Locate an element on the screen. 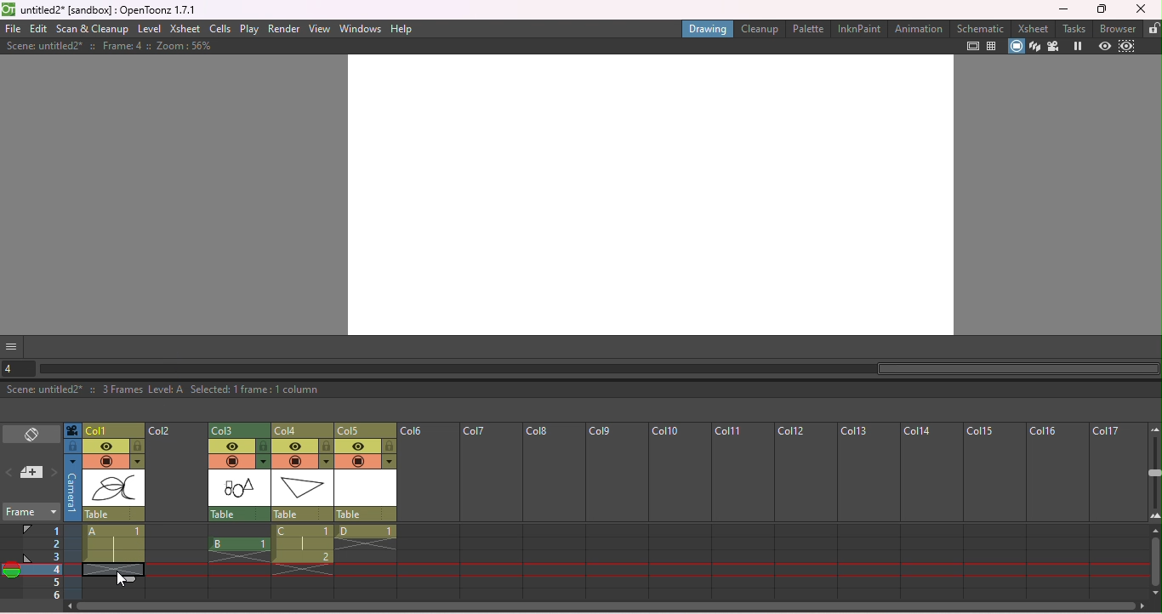 The width and height of the screenshot is (1162, 614). Camera view is located at coordinates (1053, 47).